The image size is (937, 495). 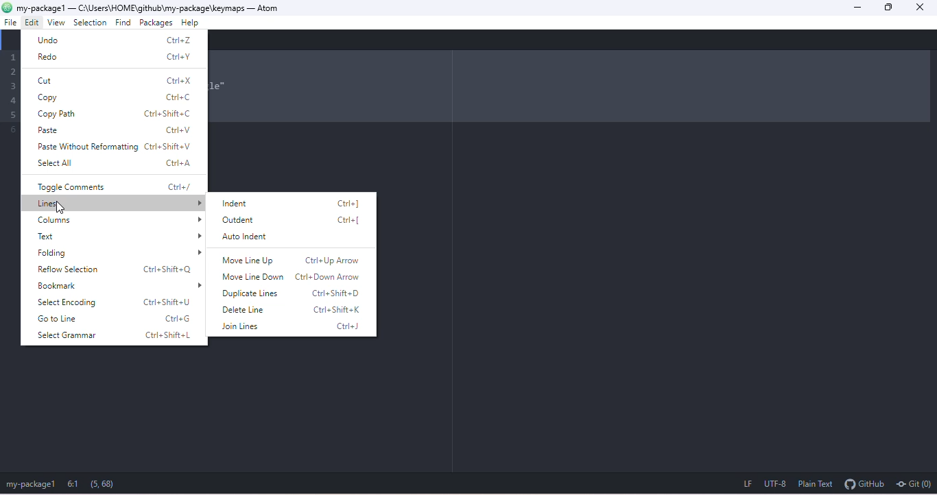 What do you see at coordinates (117, 237) in the screenshot?
I see `text` at bounding box center [117, 237].